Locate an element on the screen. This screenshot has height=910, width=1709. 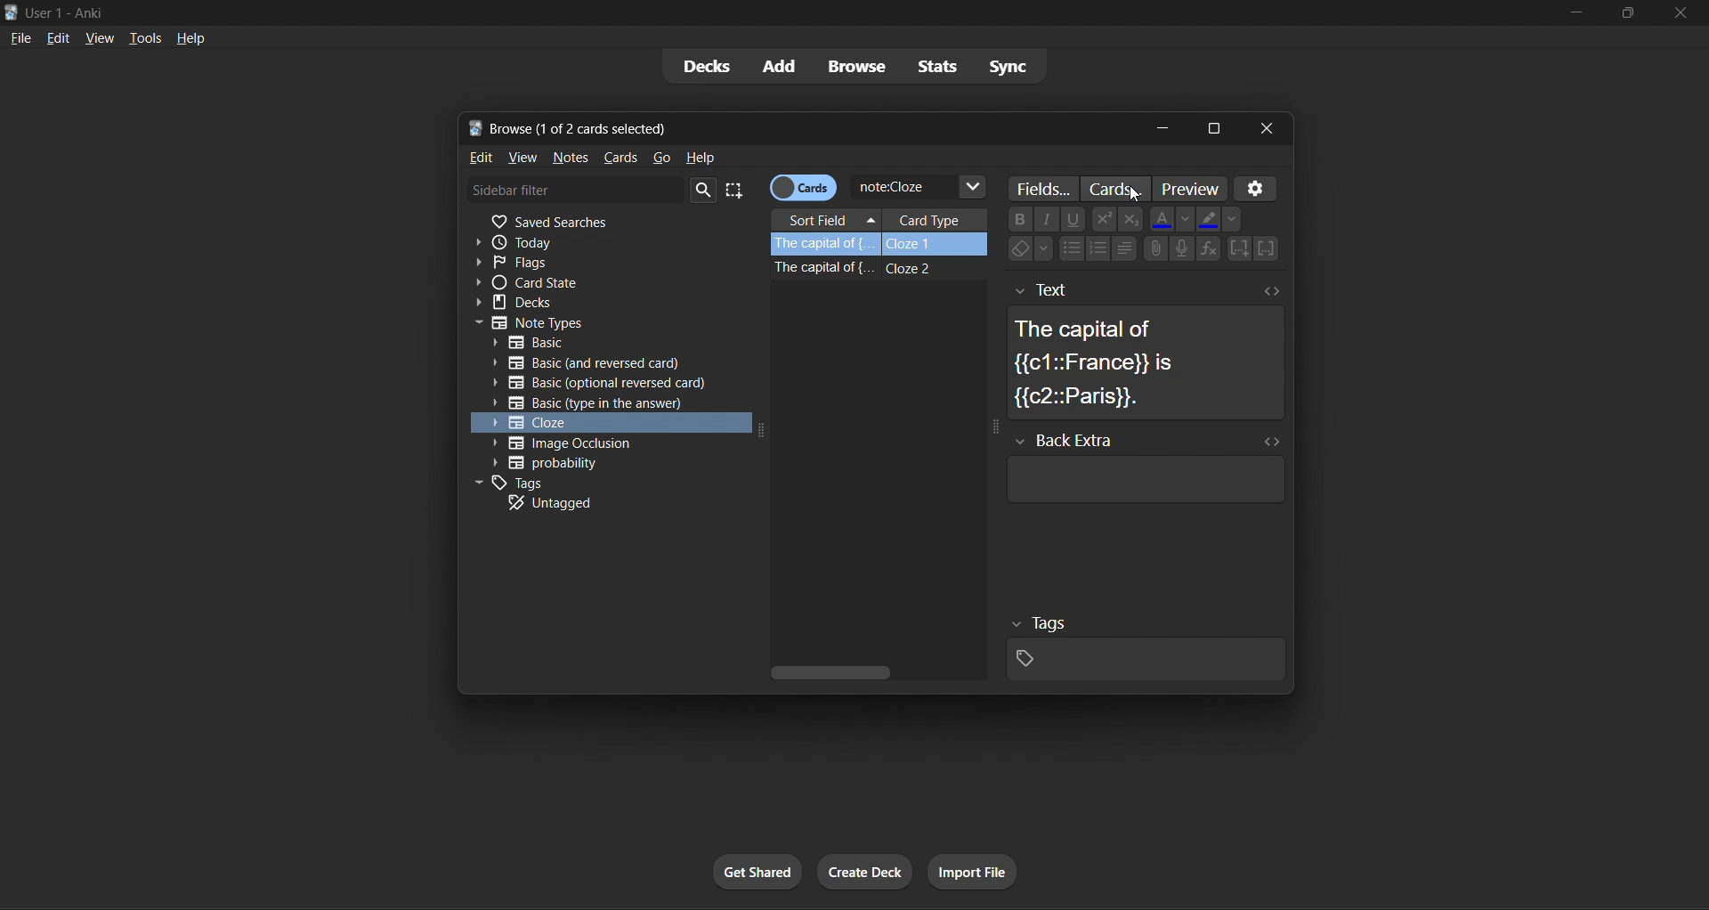
customize card template is located at coordinates (1117, 188).